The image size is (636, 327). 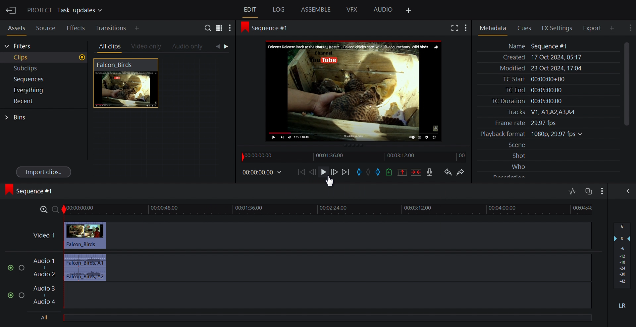 What do you see at coordinates (42, 210) in the screenshot?
I see `Zoom in` at bounding box center [42, 210].